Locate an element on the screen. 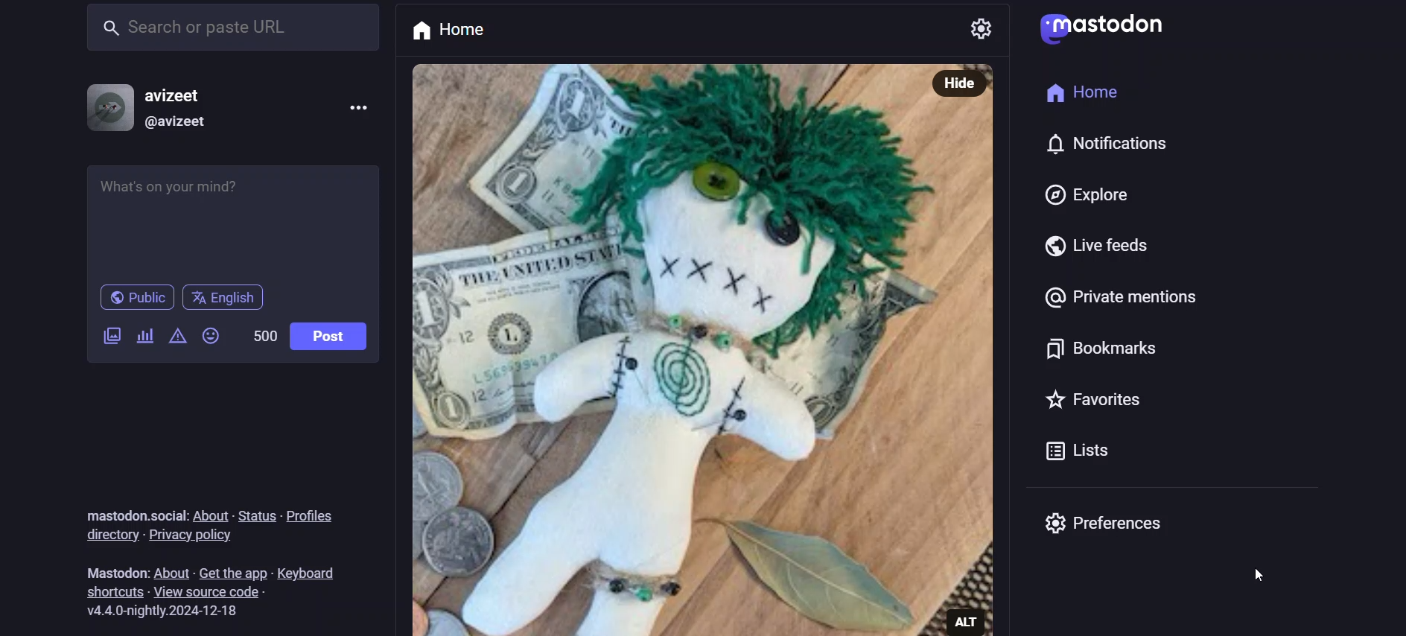 The image size is (1406, 636). Settings is located at coordinates (981, 30).